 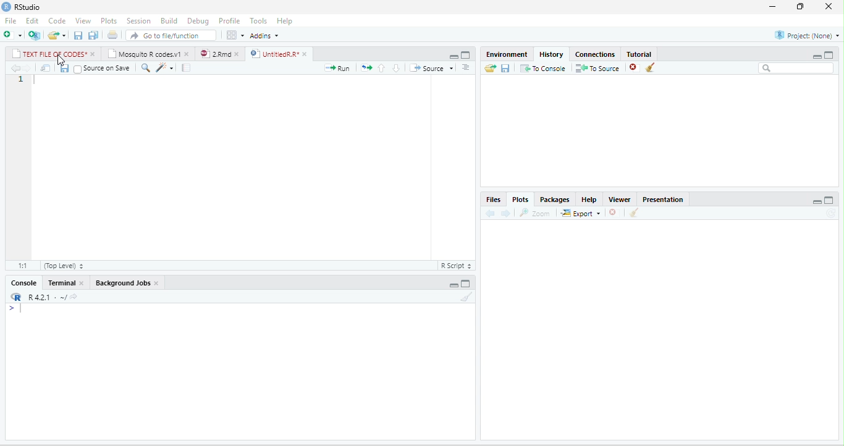 What do you see at coordinates (306, 54) in the screenshot?
I see `close` at bounding box center [306, 54].